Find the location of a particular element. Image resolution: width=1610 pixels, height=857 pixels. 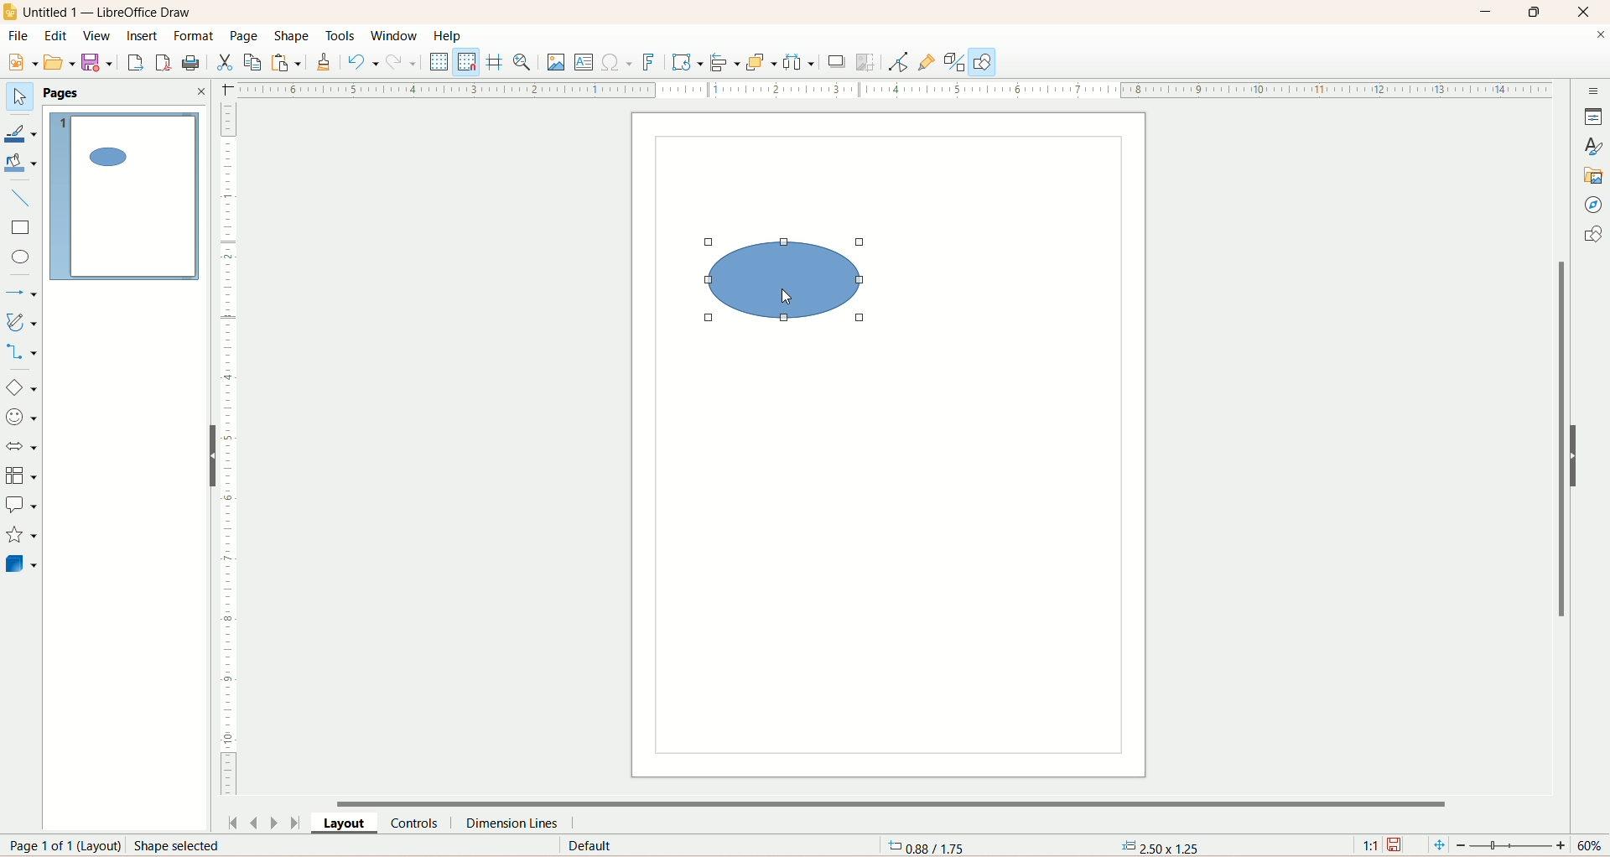

star and banners is located at coordinates (20, 534).